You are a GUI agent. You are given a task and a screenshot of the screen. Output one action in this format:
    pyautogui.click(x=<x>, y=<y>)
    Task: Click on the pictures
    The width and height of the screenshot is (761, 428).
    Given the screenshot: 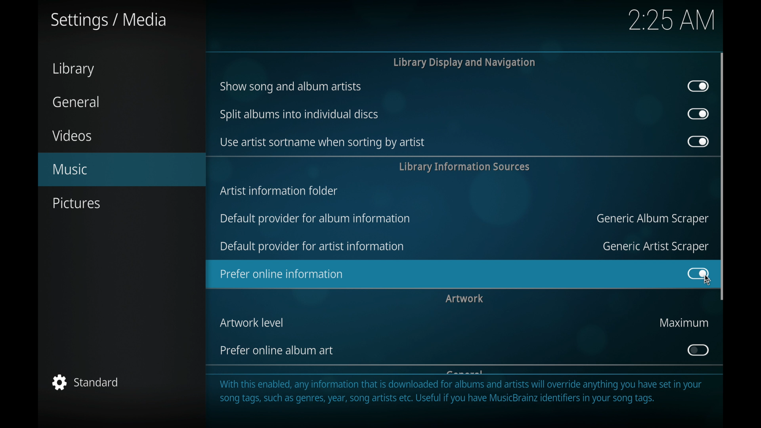 What is the action you would take?
    pyautogui.click(x=78, y=203)
    